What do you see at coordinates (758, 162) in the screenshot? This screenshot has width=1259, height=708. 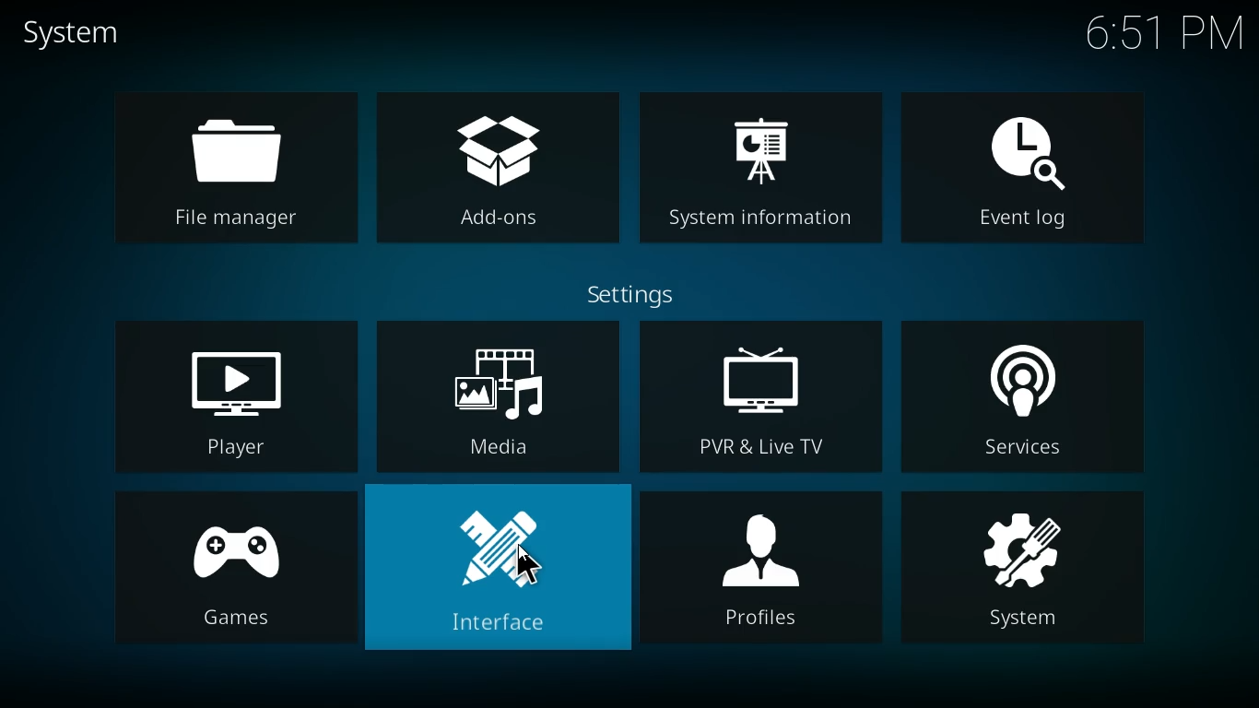 I see `system information` at bounding box center [758, 162].